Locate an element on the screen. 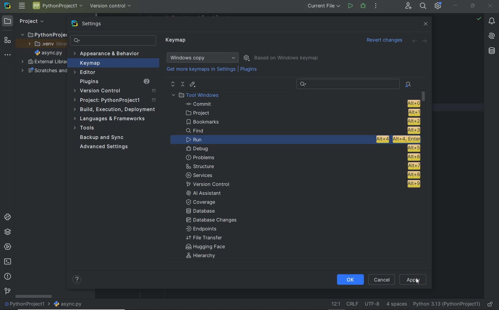  Plugins is located at coordinates (114, 82).